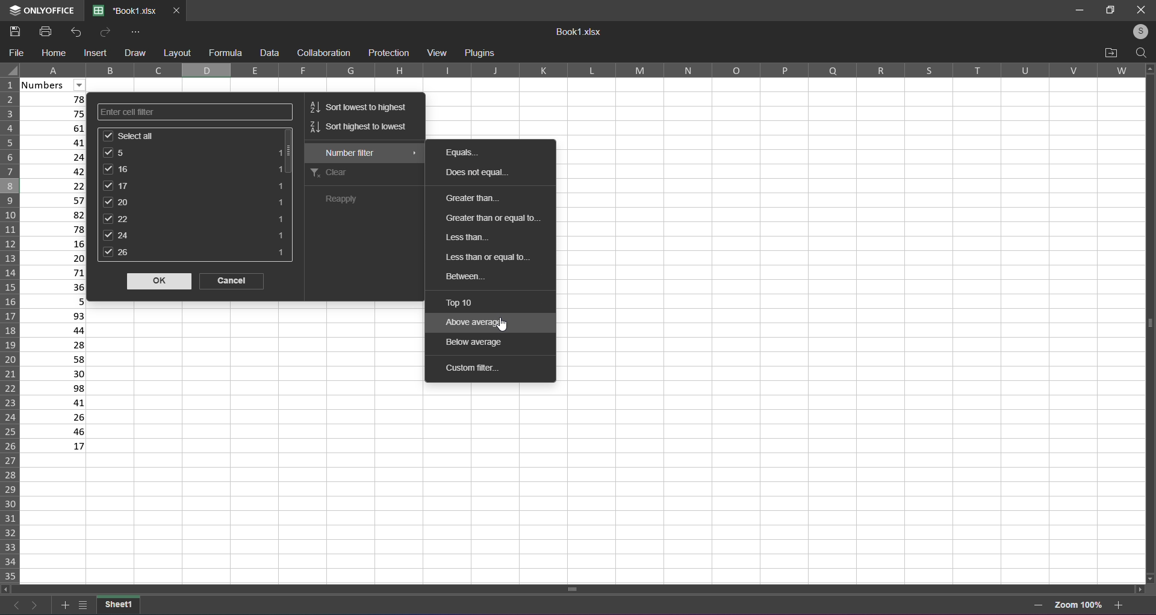  What do you see at coordinates (225, 51) in the screenshot?
I see `formula` at bounding box center [225, 51].